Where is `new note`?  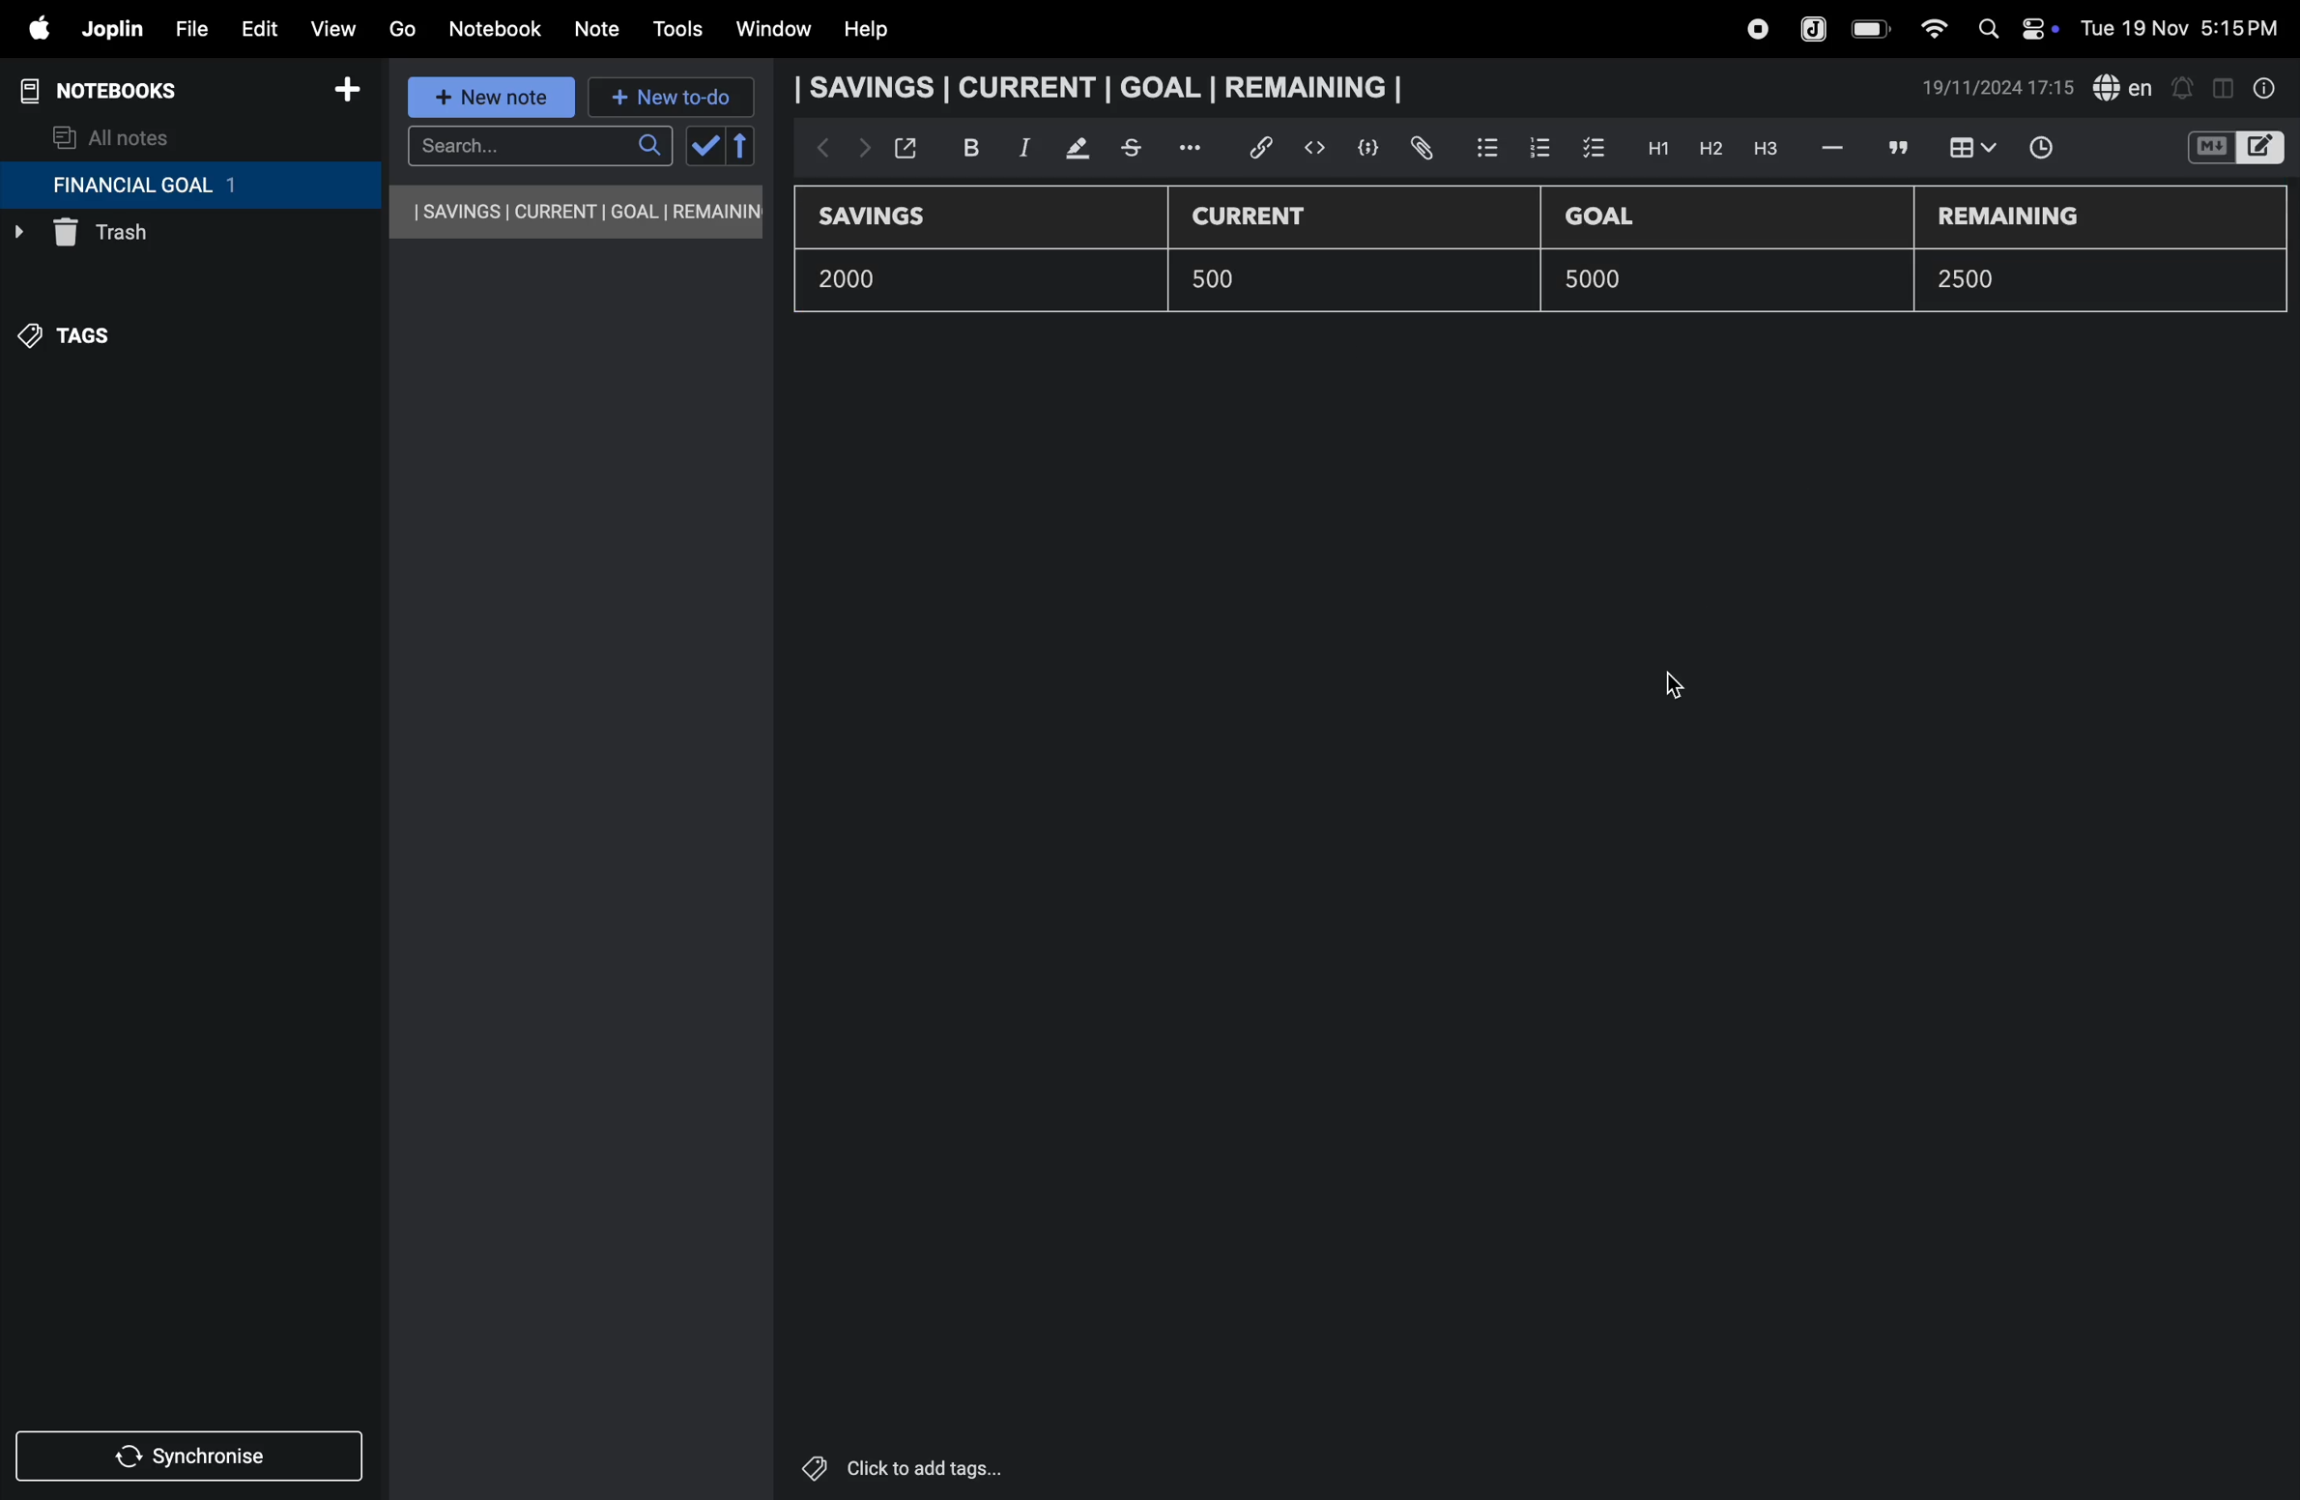 new note is located at coordinates (494, 99).